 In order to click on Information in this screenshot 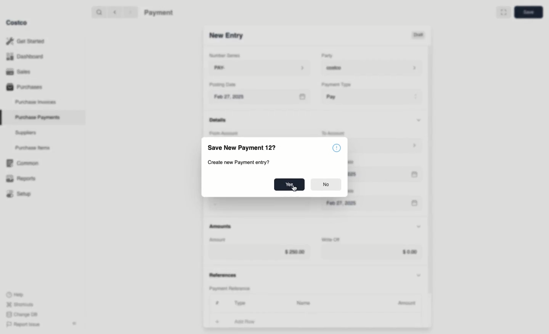, I will do `click(338, 148)`.